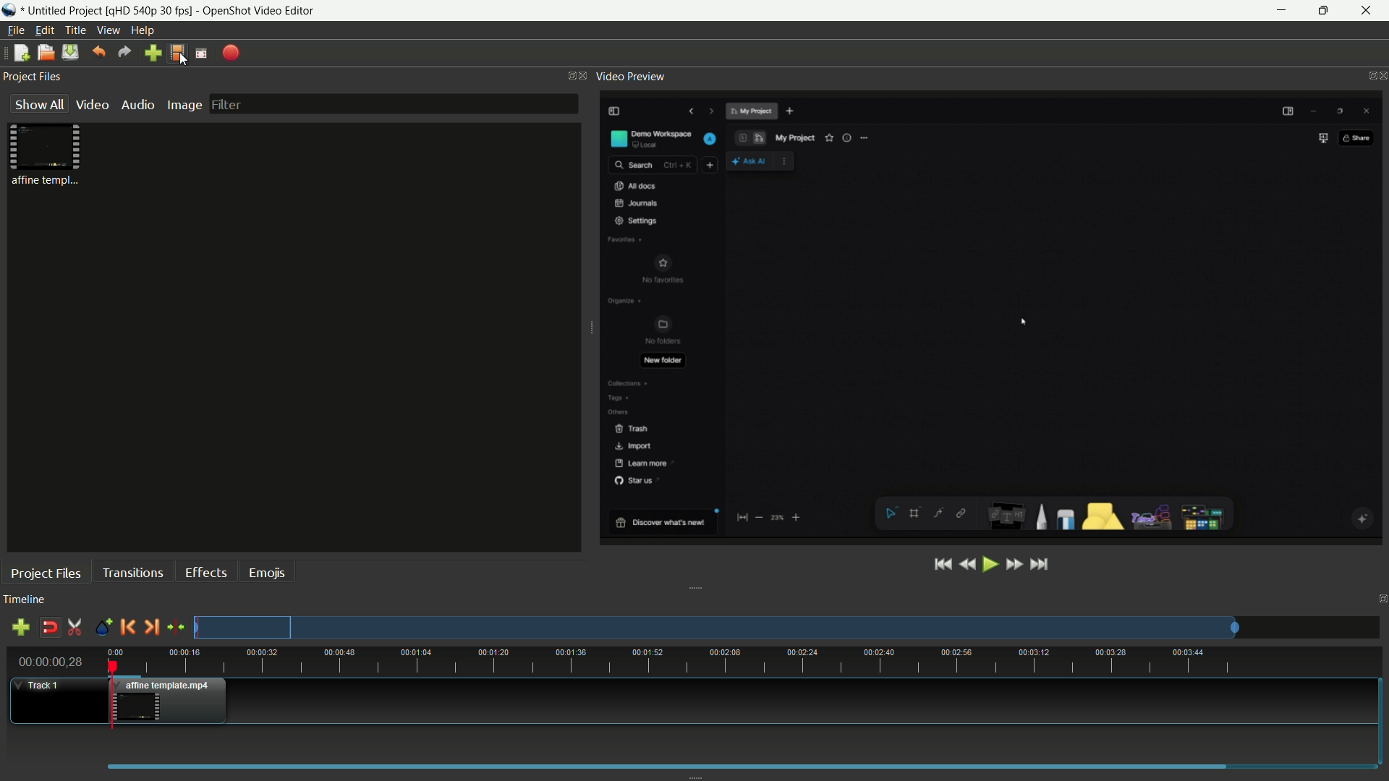 Image resolution: width=1389 pixels, height=781 pixels. What do you see at coordinates (1041, 565) in the screenshot?
I see `jump to end` at bounding box center [1041, 565].